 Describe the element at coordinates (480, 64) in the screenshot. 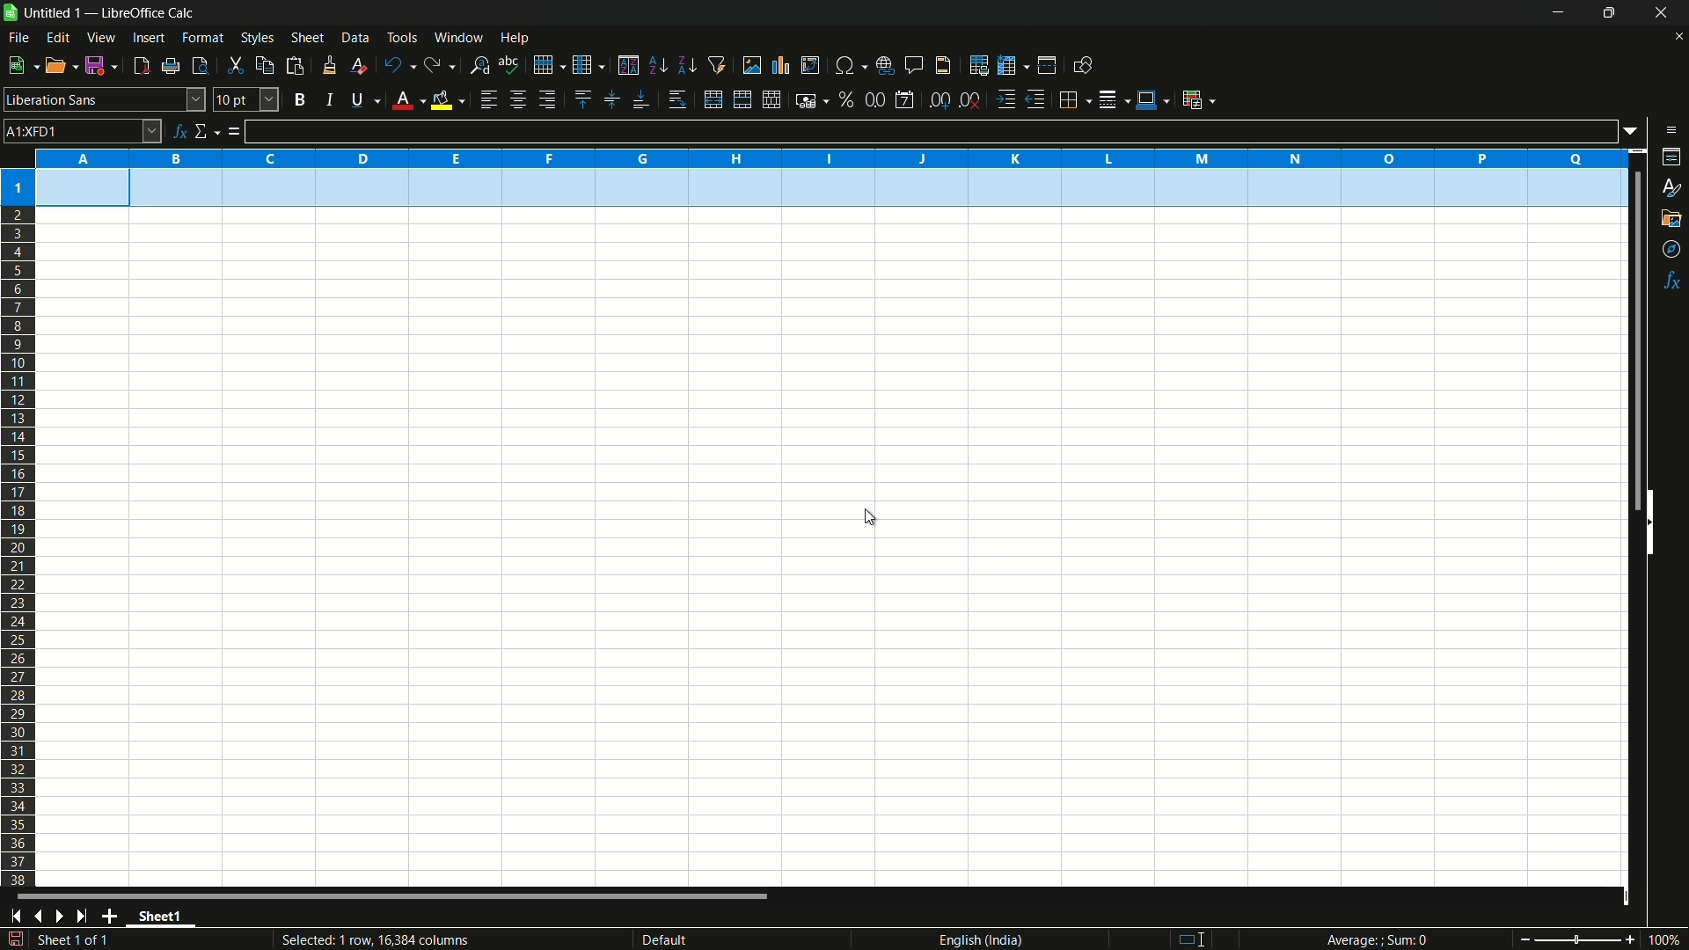

I see `find and replace` at that location.